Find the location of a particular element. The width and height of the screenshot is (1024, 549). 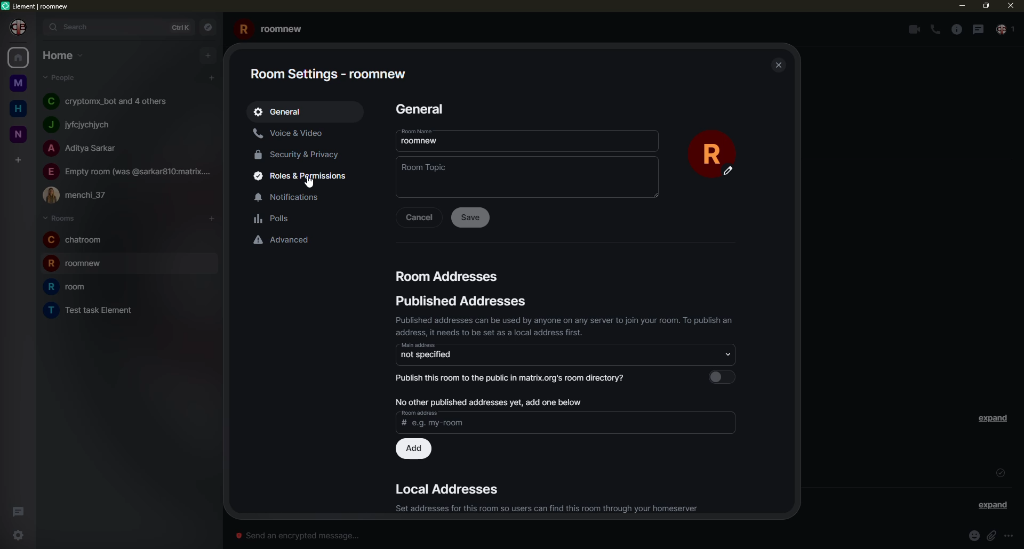

add is located at coordinates (20, 159).